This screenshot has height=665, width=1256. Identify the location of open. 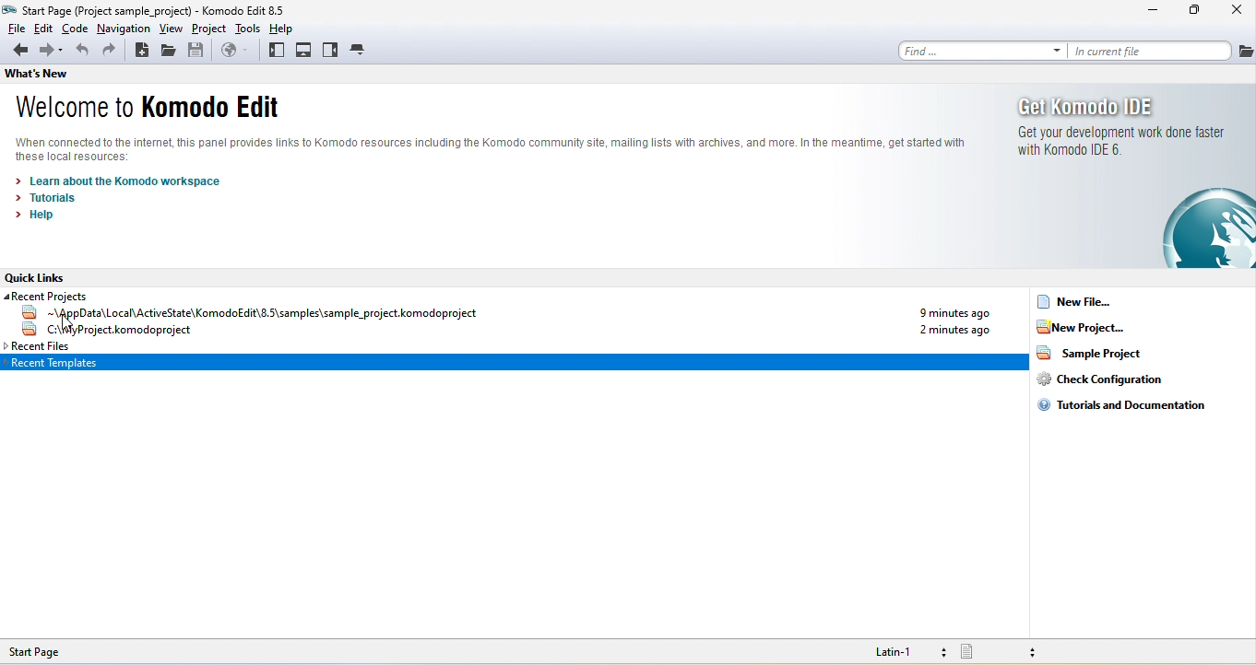
(169, 52).